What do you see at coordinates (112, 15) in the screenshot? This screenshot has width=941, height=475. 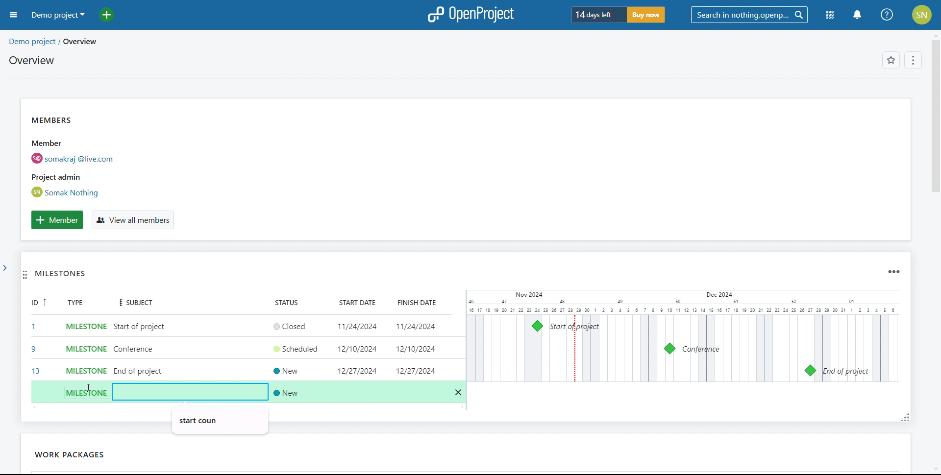 I see `add project` at bounding box center [112, 15].